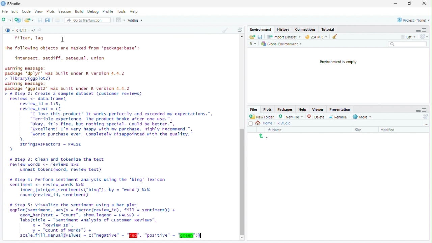 This screenshot has width=432, height=243. What do you see at coordinates (38, 11) in the screenshot?
I see `View` at bounding box center [38, 11].